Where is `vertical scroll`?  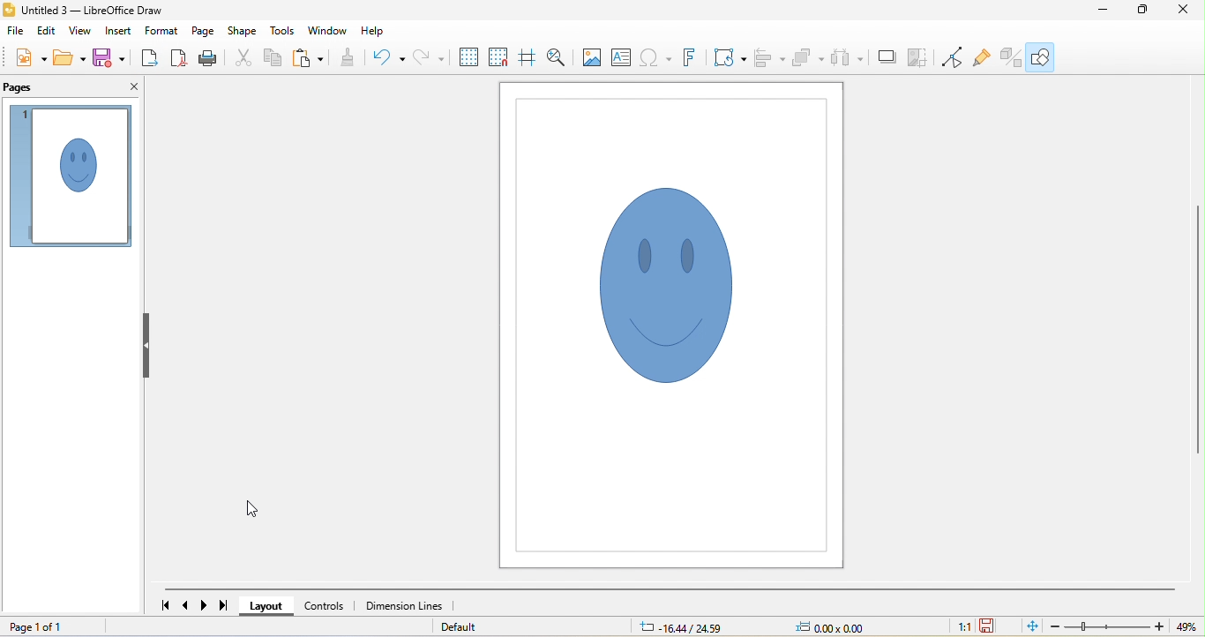
vertical scroll is located at coordinates (1192, 335).